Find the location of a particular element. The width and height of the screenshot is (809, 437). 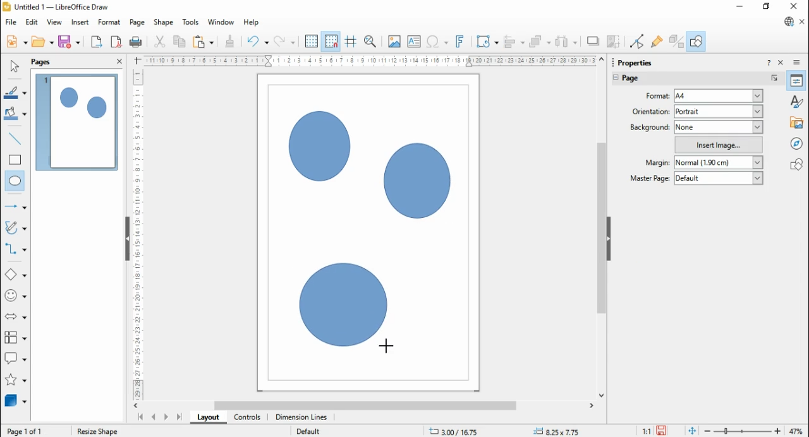

more options is located at coordinates (775, 78).